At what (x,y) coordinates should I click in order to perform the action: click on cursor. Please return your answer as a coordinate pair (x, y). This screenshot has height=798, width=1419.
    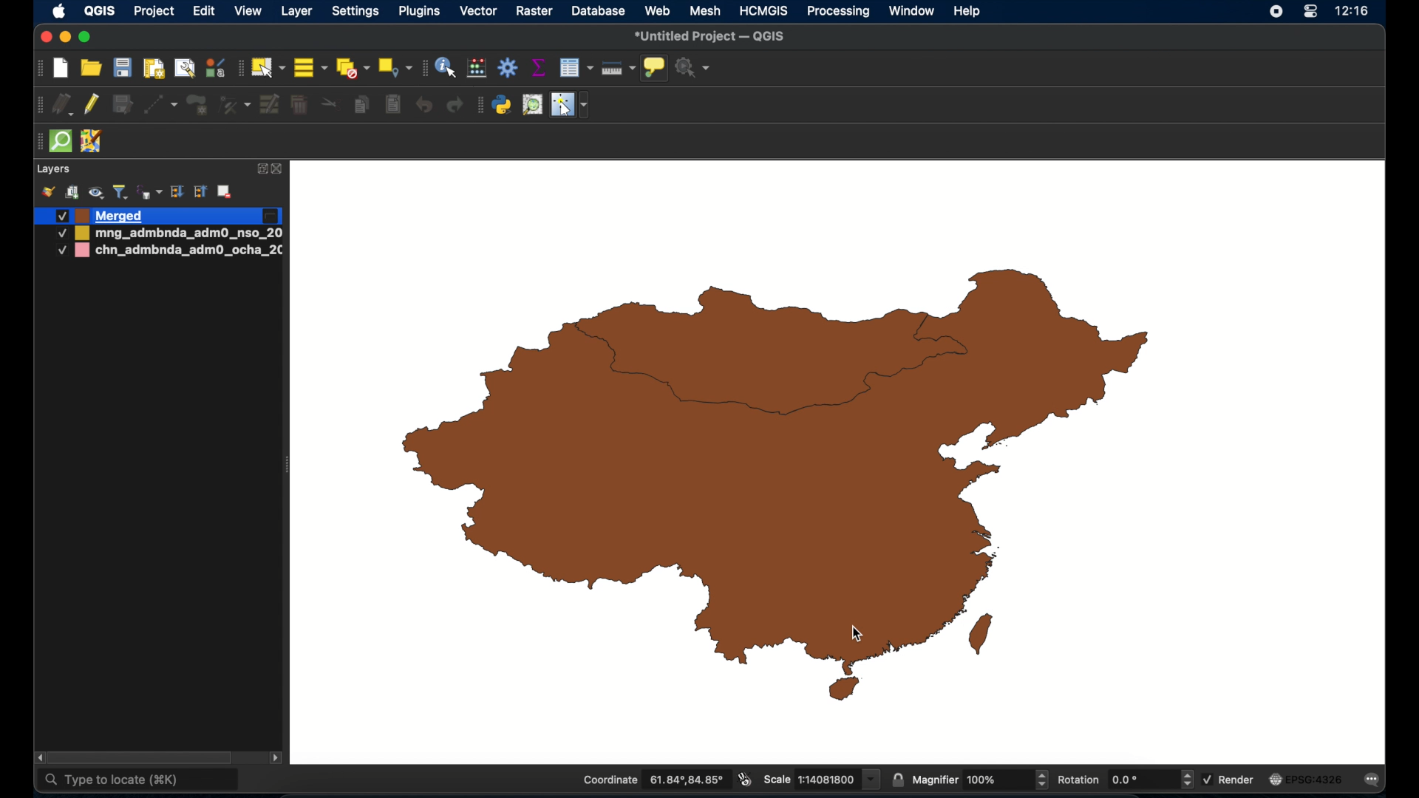
    Looking at the image, I should click on (859, 634).